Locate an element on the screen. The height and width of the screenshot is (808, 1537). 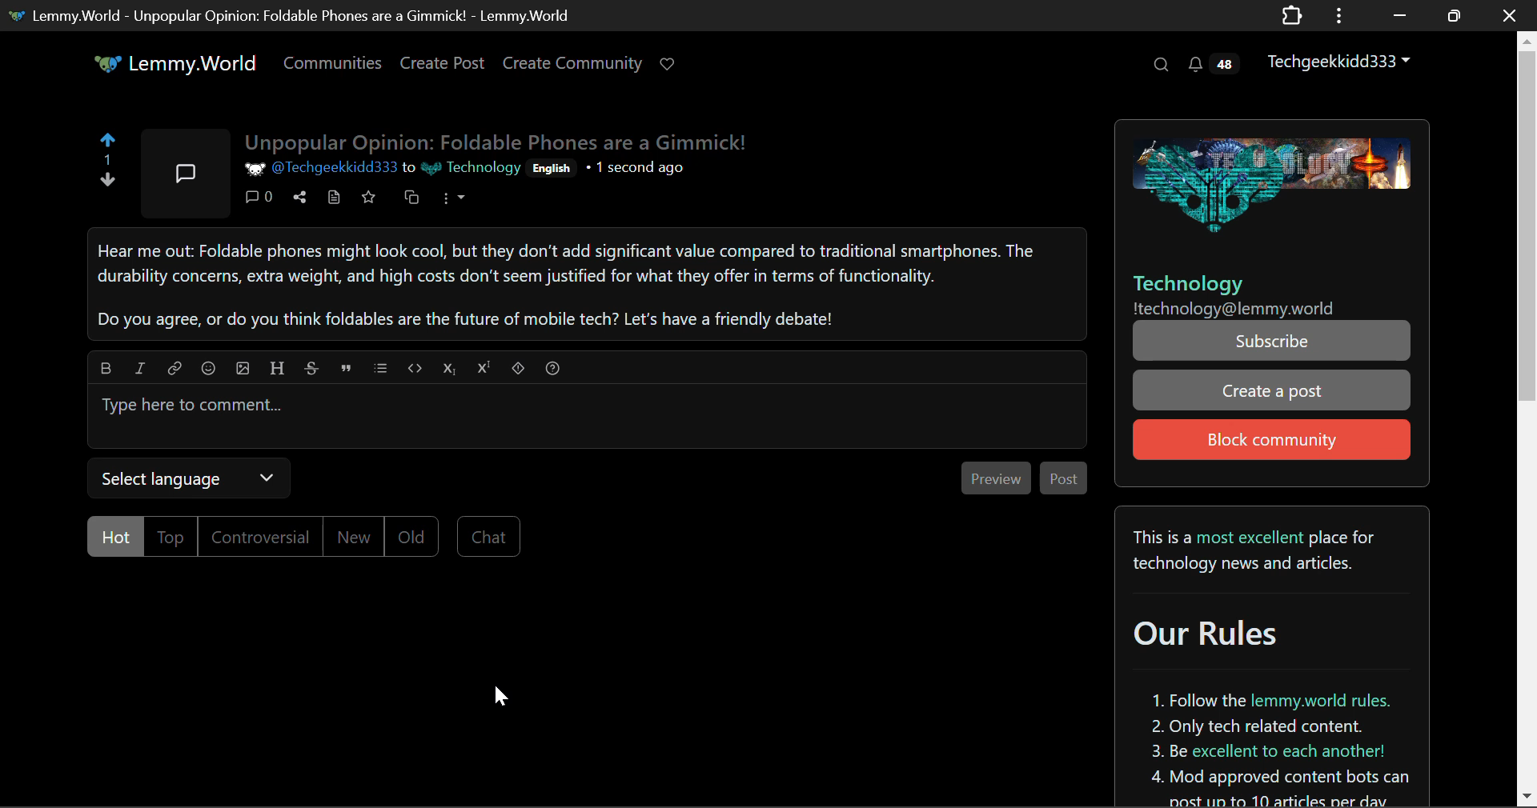
Community Media is located at coordinates (1270, 182).